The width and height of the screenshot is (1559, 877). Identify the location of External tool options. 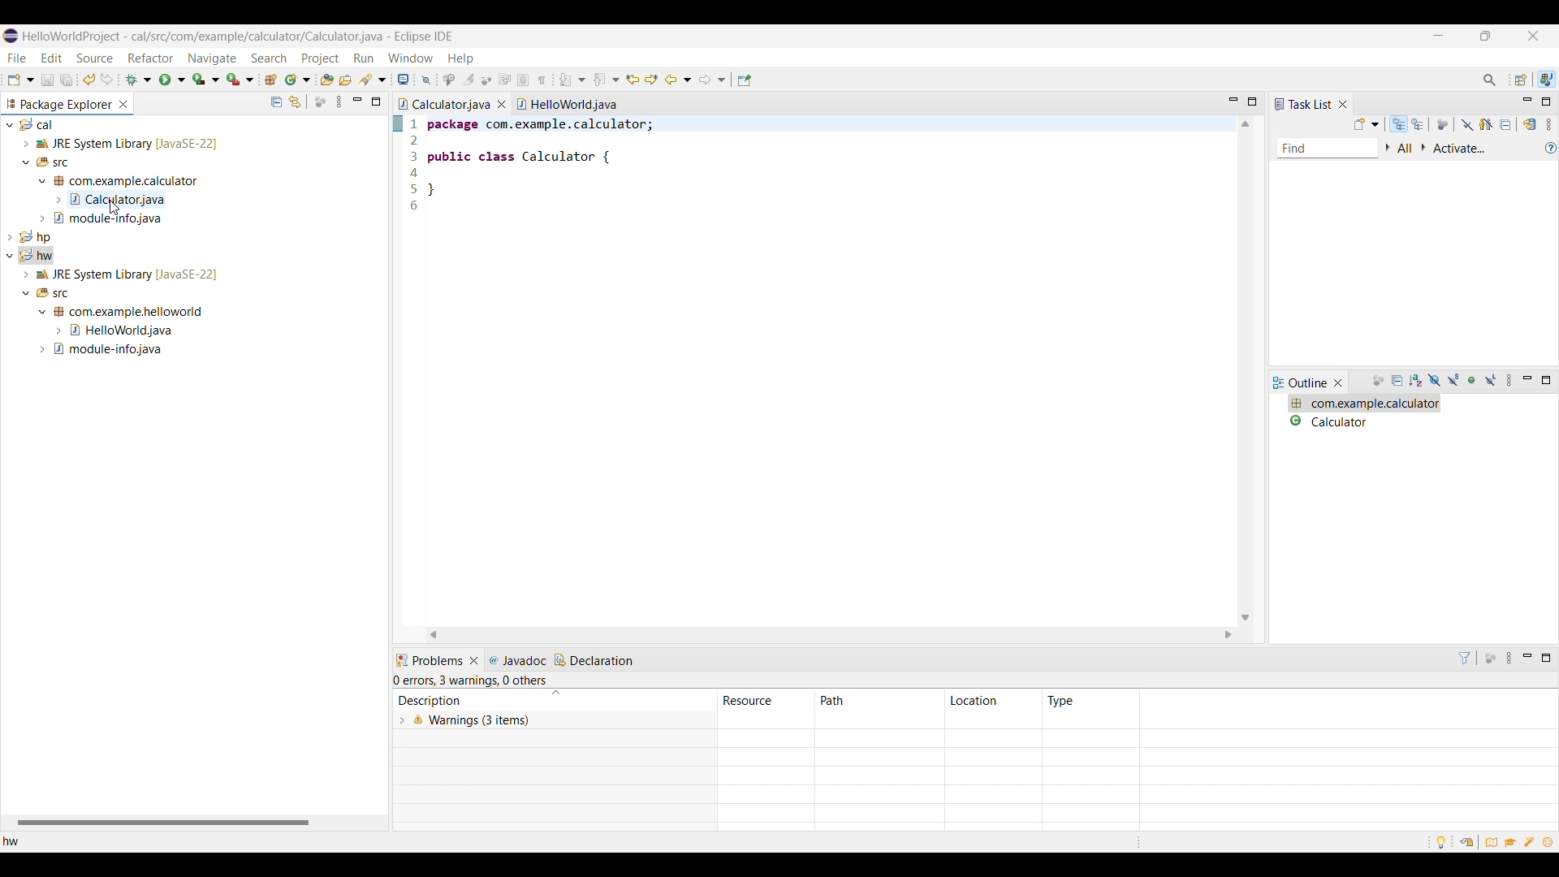
(240, 80).